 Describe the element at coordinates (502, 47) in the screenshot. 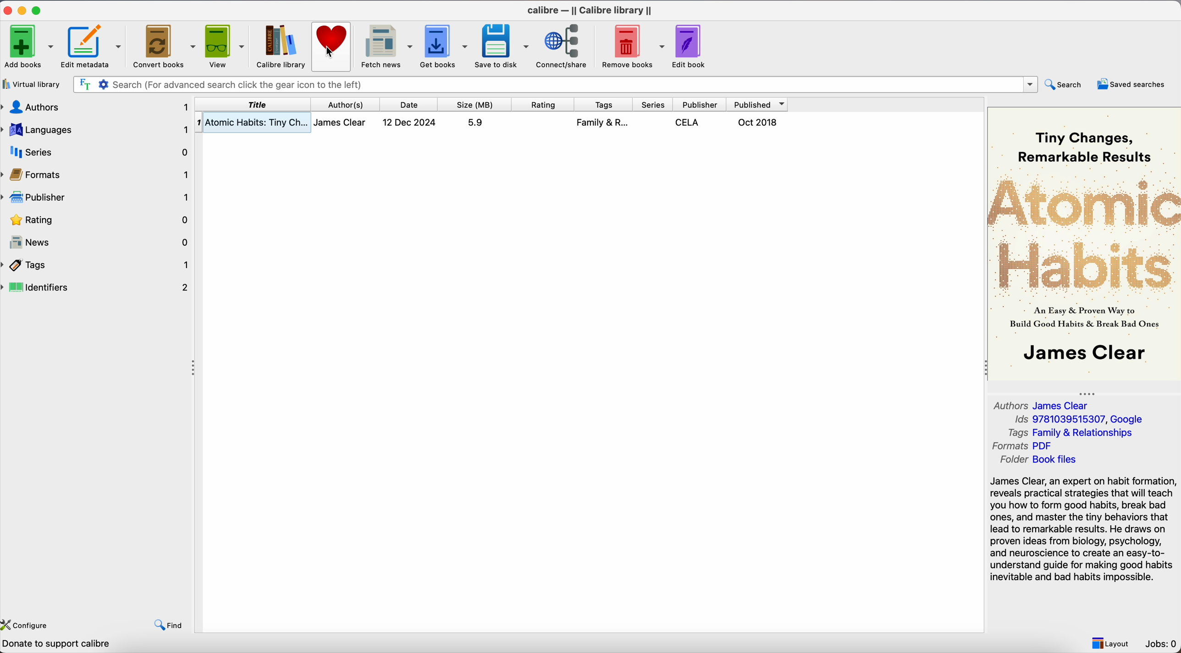

I see `save to disk` at that location.